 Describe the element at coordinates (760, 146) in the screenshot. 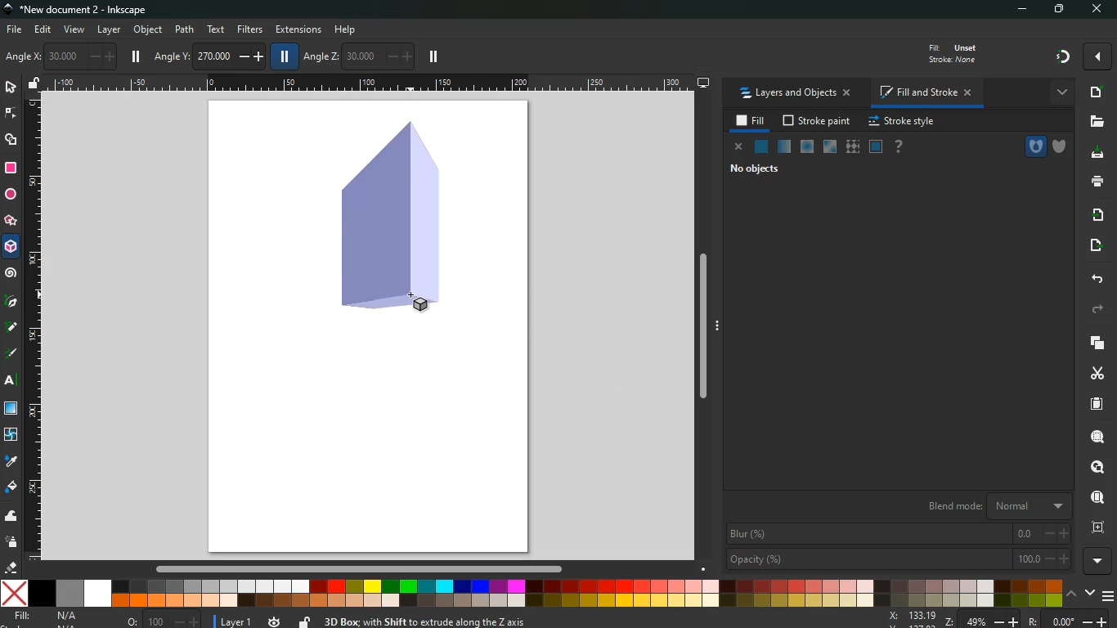

I see `normal` at that location.